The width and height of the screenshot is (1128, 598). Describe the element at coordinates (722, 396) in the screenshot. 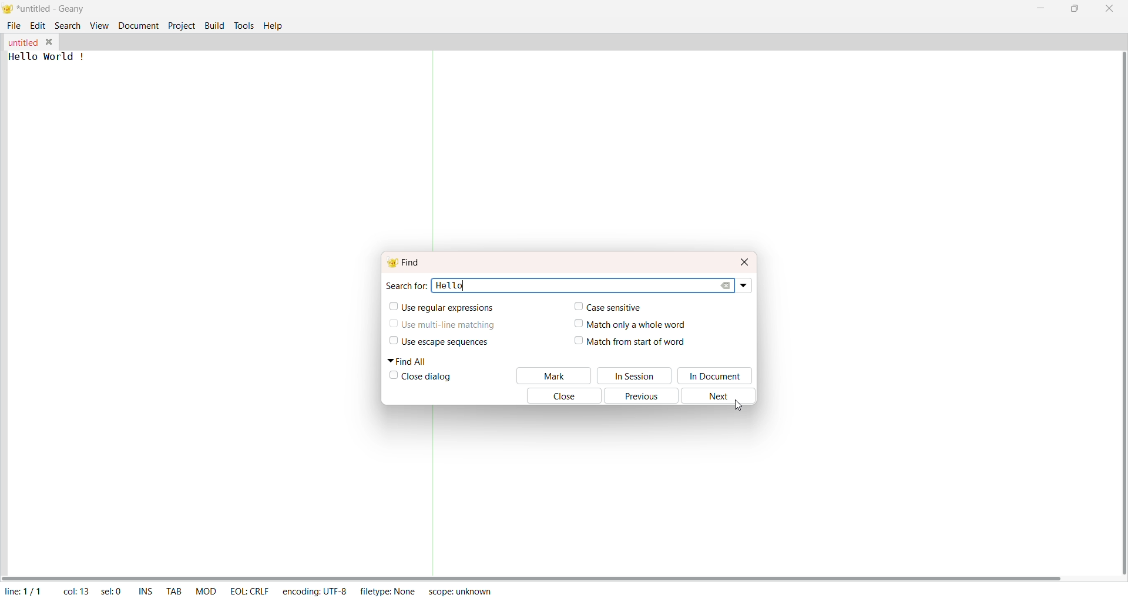

I see `Next` at that location.